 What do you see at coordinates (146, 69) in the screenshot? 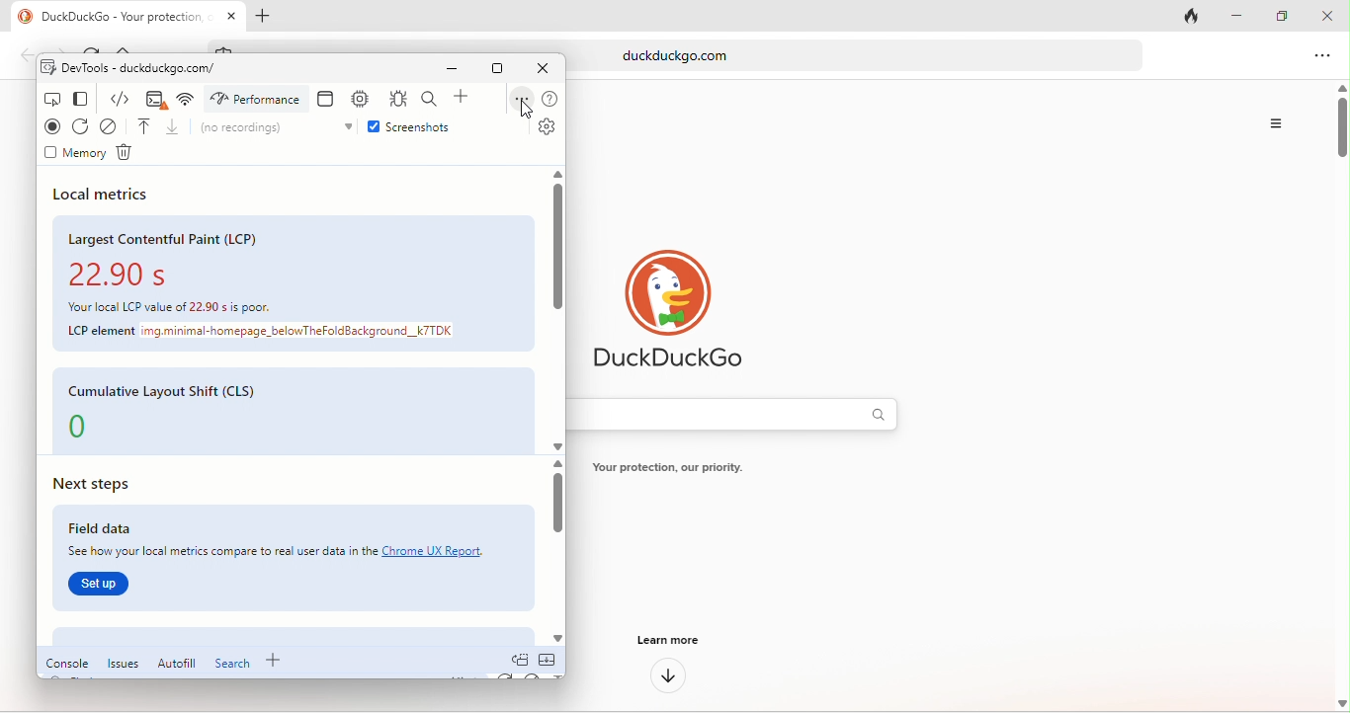
I see `dev tools-duckduckgo.com/` at bounding box center [146, 69].